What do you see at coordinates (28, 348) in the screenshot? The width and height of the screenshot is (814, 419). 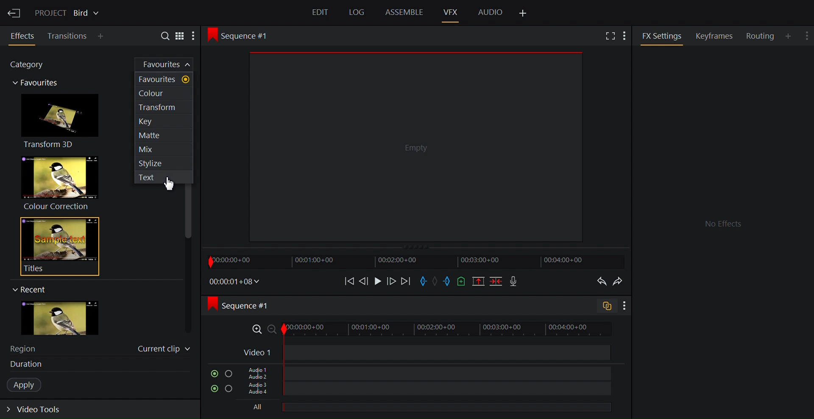 I see `Region` at bounding box center [28, 348].